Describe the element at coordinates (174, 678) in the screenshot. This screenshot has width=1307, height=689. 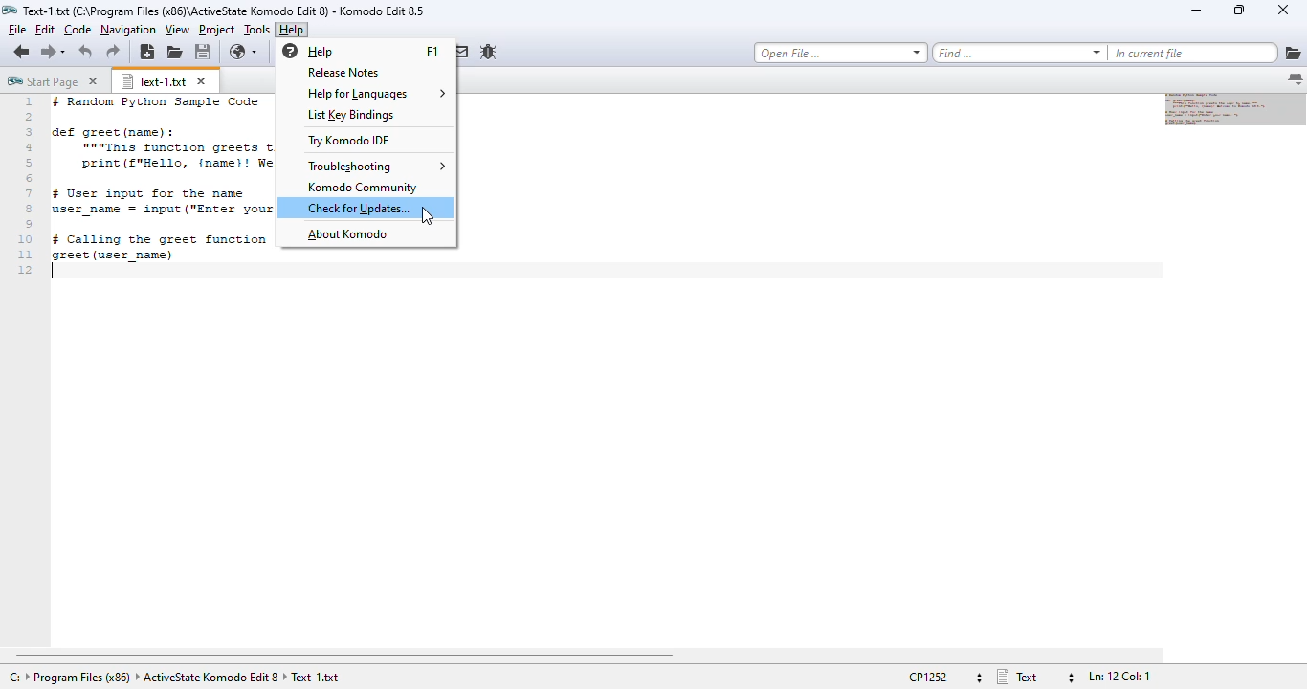
I see `text-1 program files` at that location.